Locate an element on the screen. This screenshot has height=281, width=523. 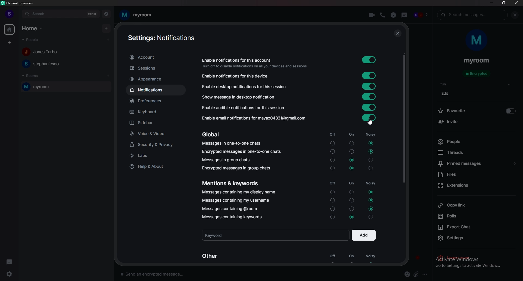
help and about is located at coordinates (154, 167).